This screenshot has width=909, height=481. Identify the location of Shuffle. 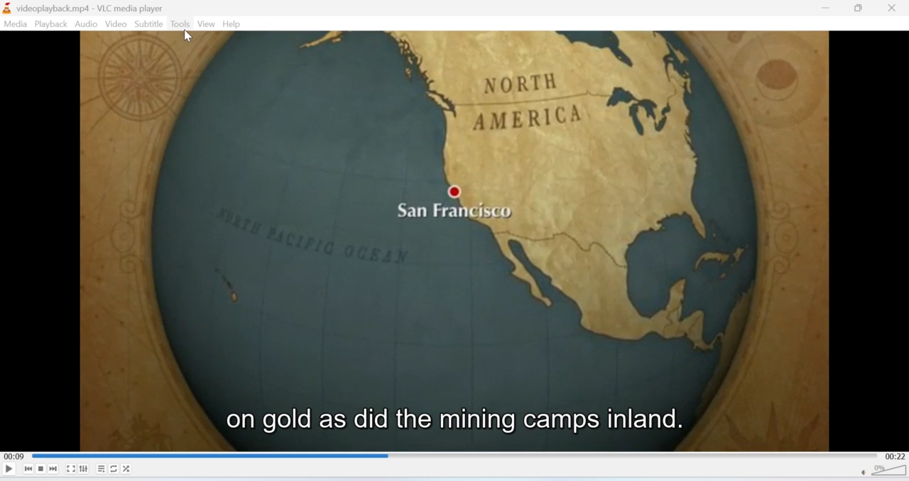
(127, 469).